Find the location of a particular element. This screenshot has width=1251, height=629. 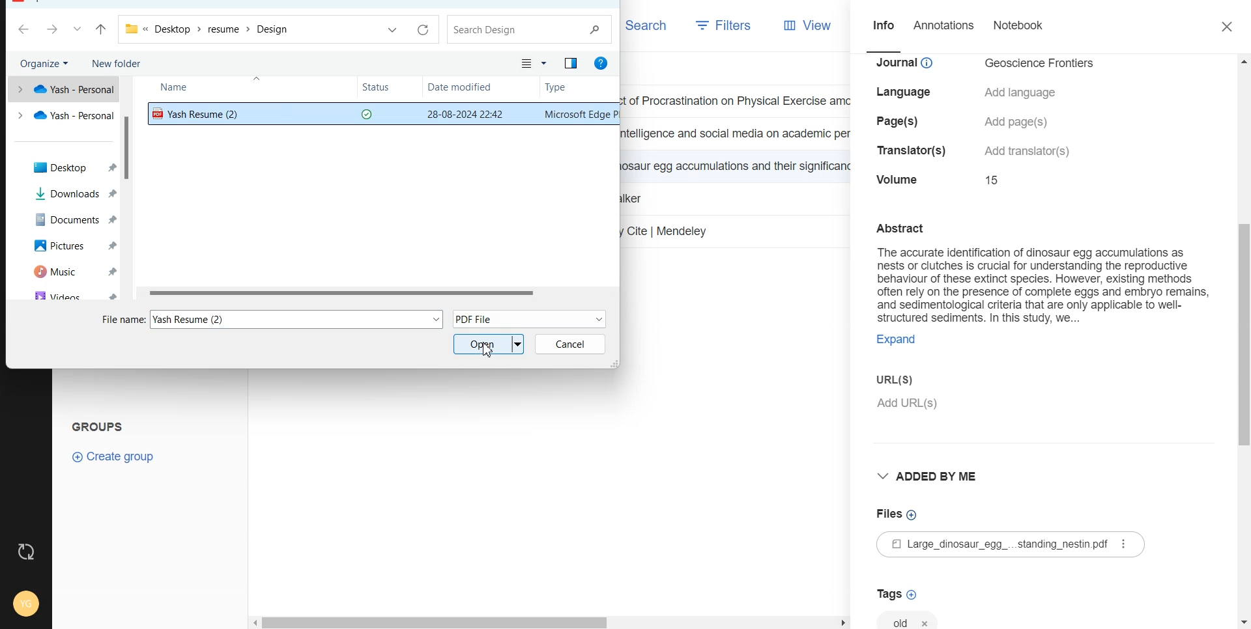

Text is located at coordinates (1035, 271).